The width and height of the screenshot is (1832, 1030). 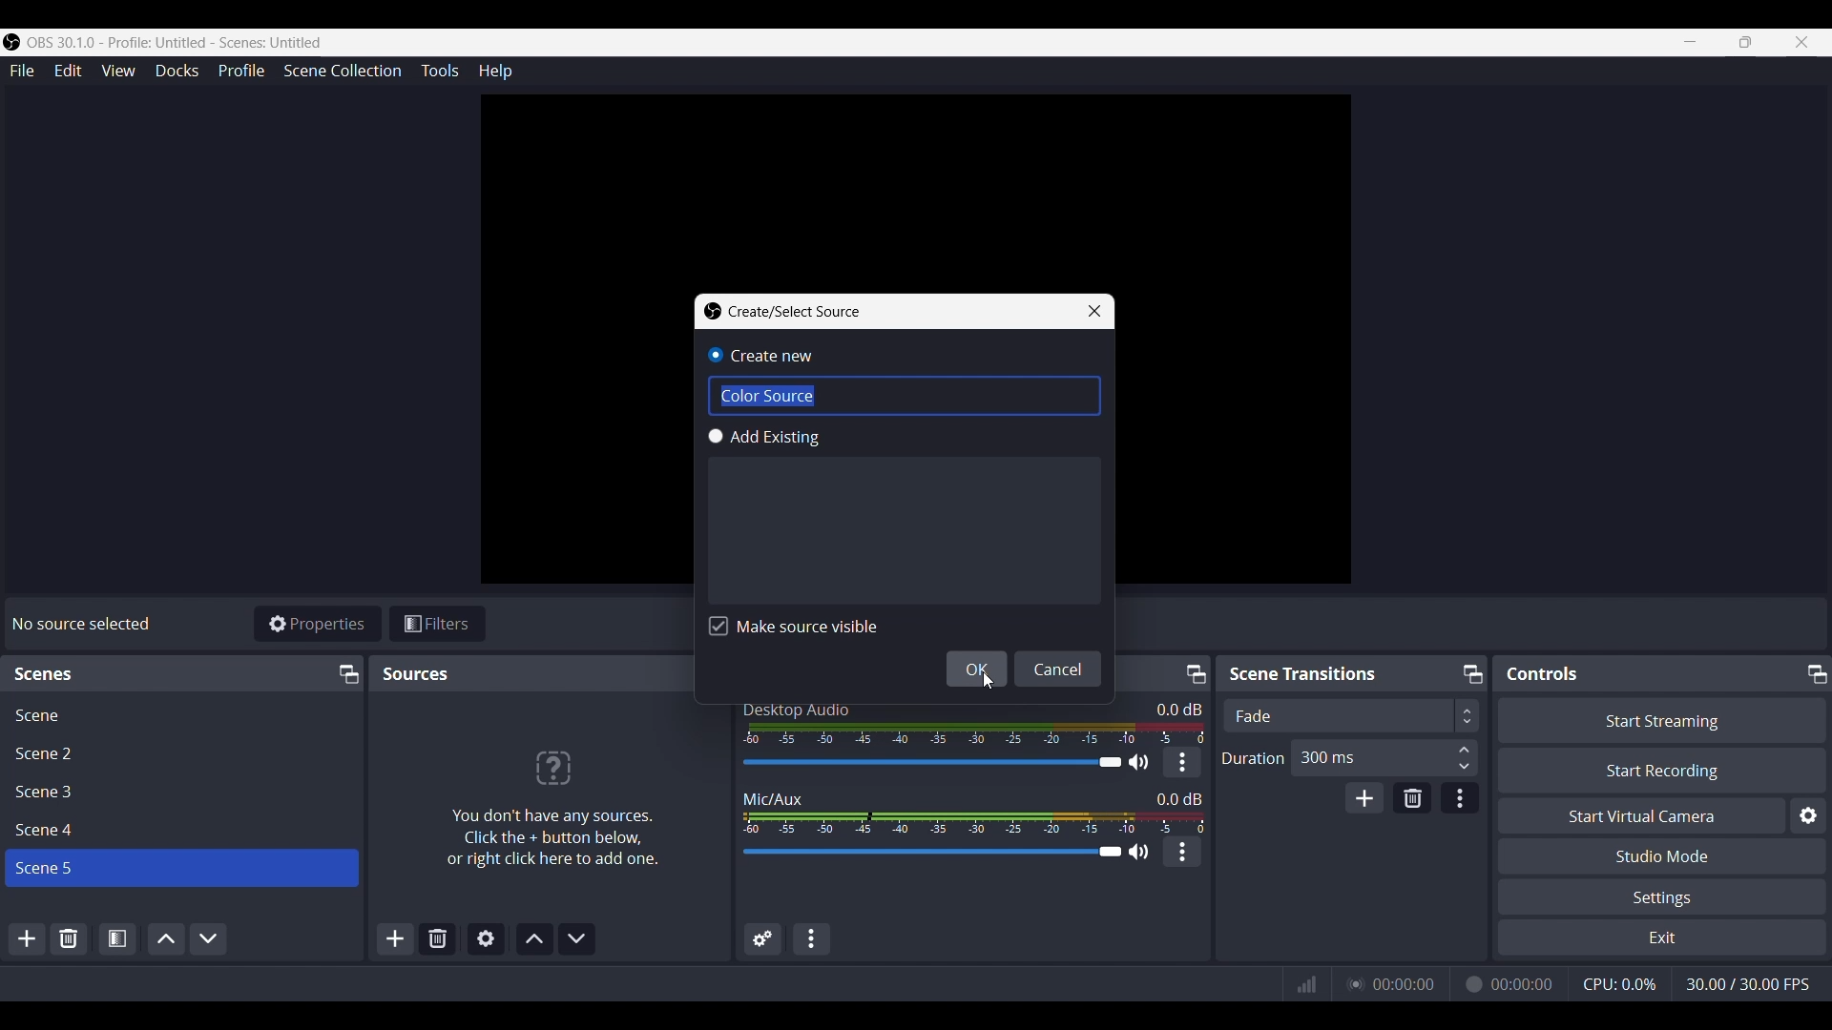 What do you see at coordinates (1817, 672) in the screenshot?
I see `Maximize` at bounding box center [1817, 672].